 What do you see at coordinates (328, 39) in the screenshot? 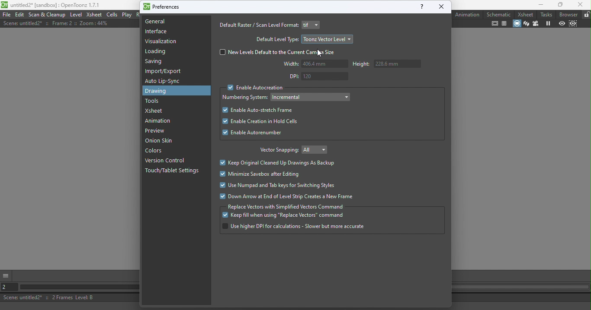
I see `Toonz vector level` at bounding box center [328, 39].